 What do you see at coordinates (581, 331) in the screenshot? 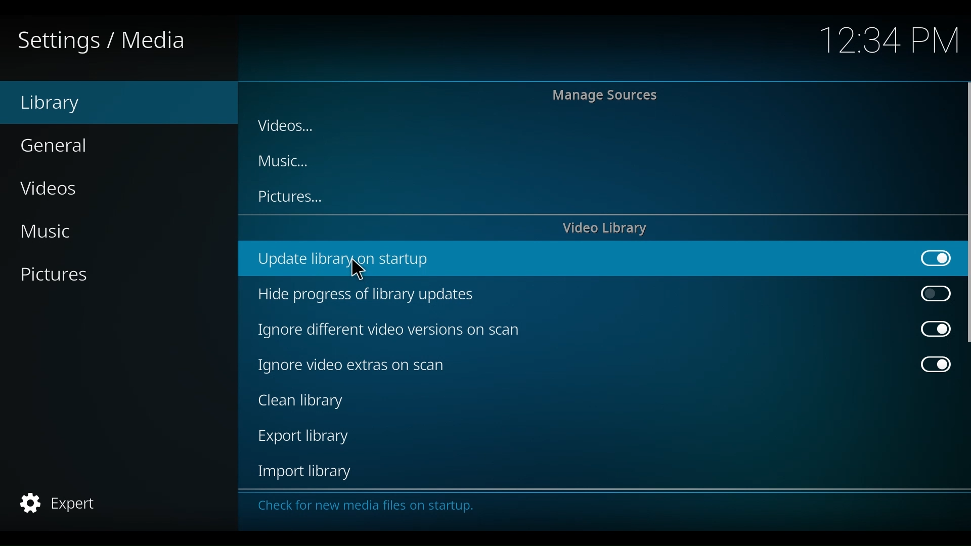
I see `Ignore different video version scans` at bounding box center [581, 331].